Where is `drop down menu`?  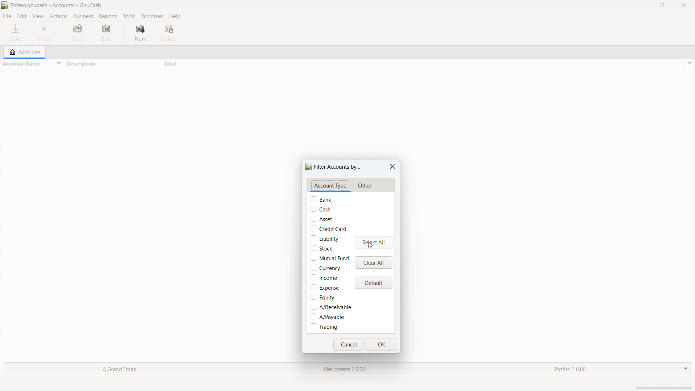 drop down menu is located at coordinates (686, 368).